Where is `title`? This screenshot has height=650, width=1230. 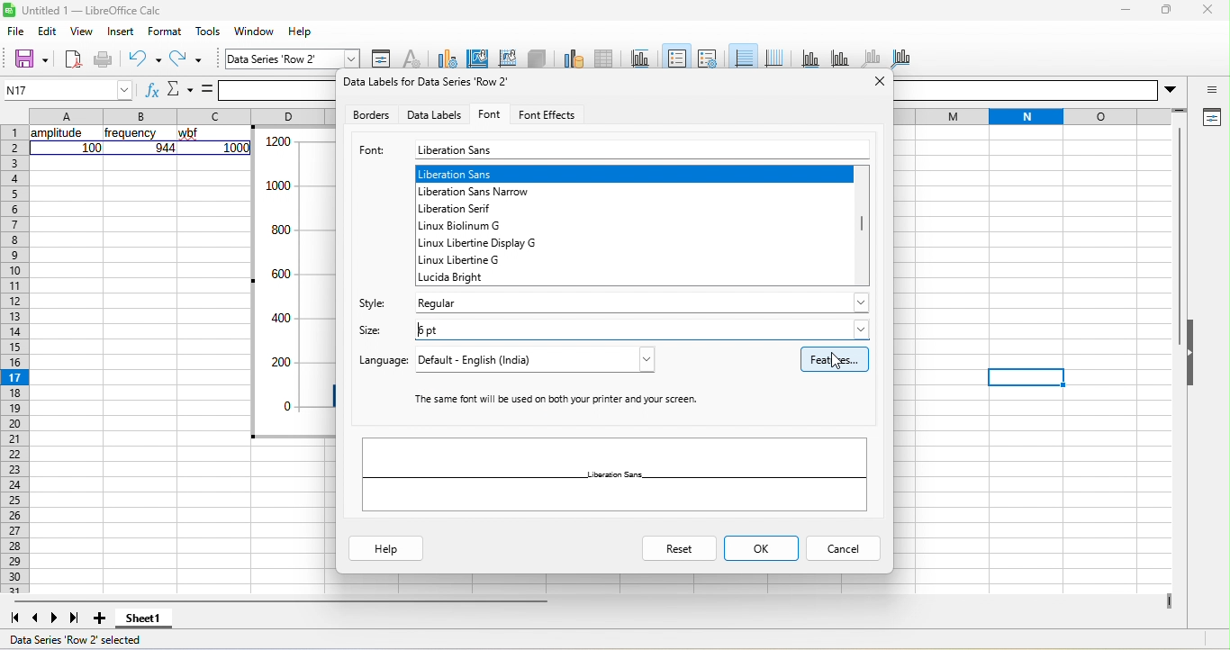 title is located at coordinates (640, 58).